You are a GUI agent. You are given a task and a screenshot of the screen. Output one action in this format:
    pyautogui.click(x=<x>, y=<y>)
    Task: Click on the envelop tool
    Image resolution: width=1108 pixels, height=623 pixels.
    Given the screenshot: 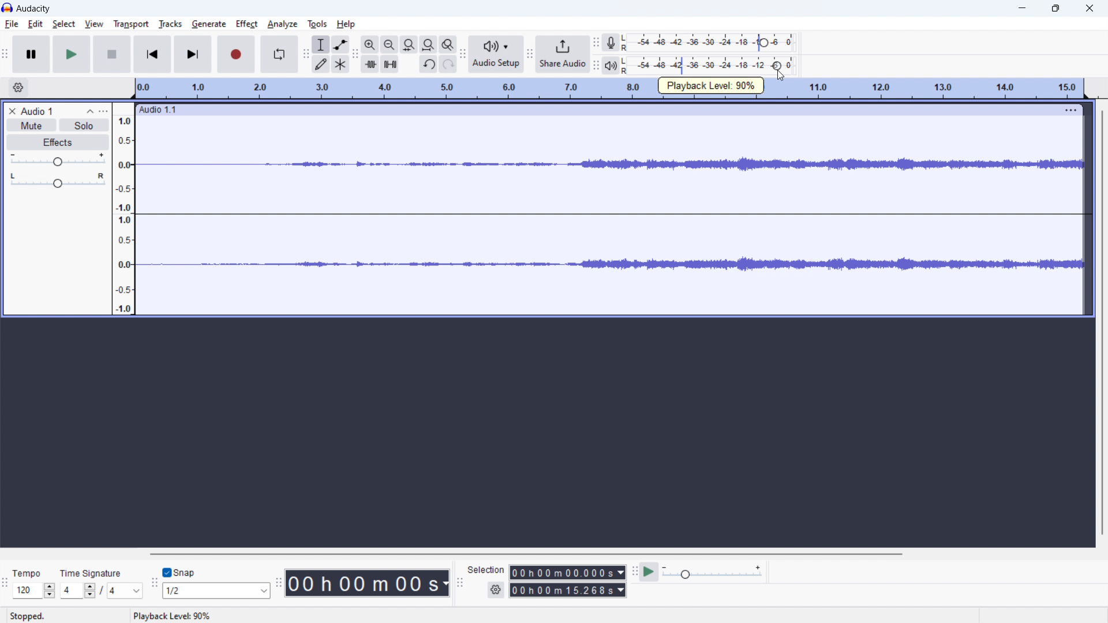 What is the action you would take?
    pyautogui.click(x=340, y=44)
    